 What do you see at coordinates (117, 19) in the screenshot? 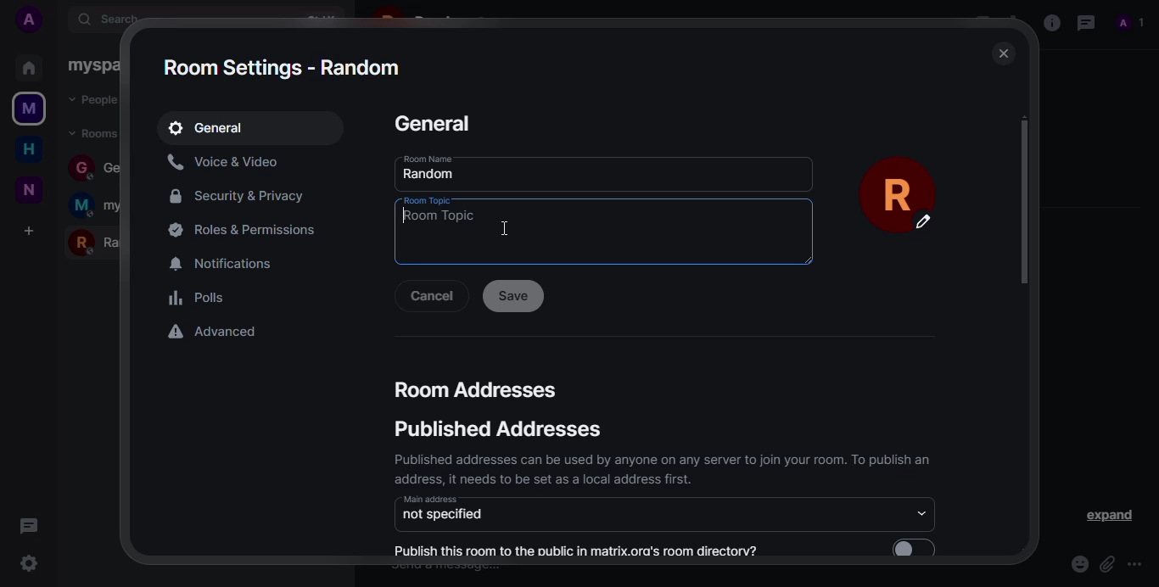
I see `search` at bounding box center [117, 19].